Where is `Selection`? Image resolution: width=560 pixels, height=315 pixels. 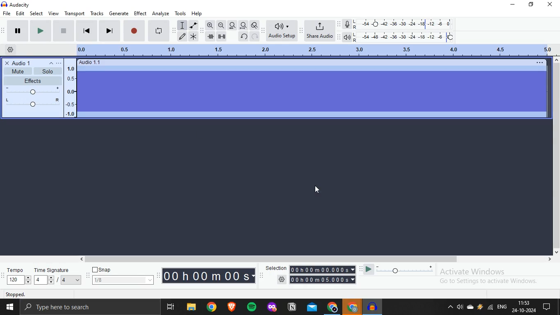 Selection is located at coordinates (310, 270).